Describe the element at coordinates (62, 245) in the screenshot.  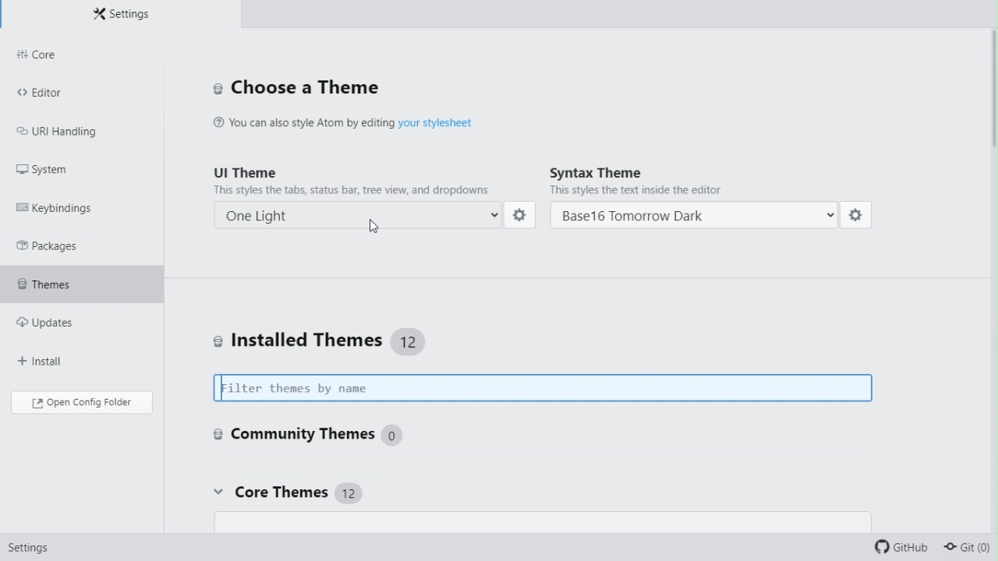
I see `Packages` at that location.